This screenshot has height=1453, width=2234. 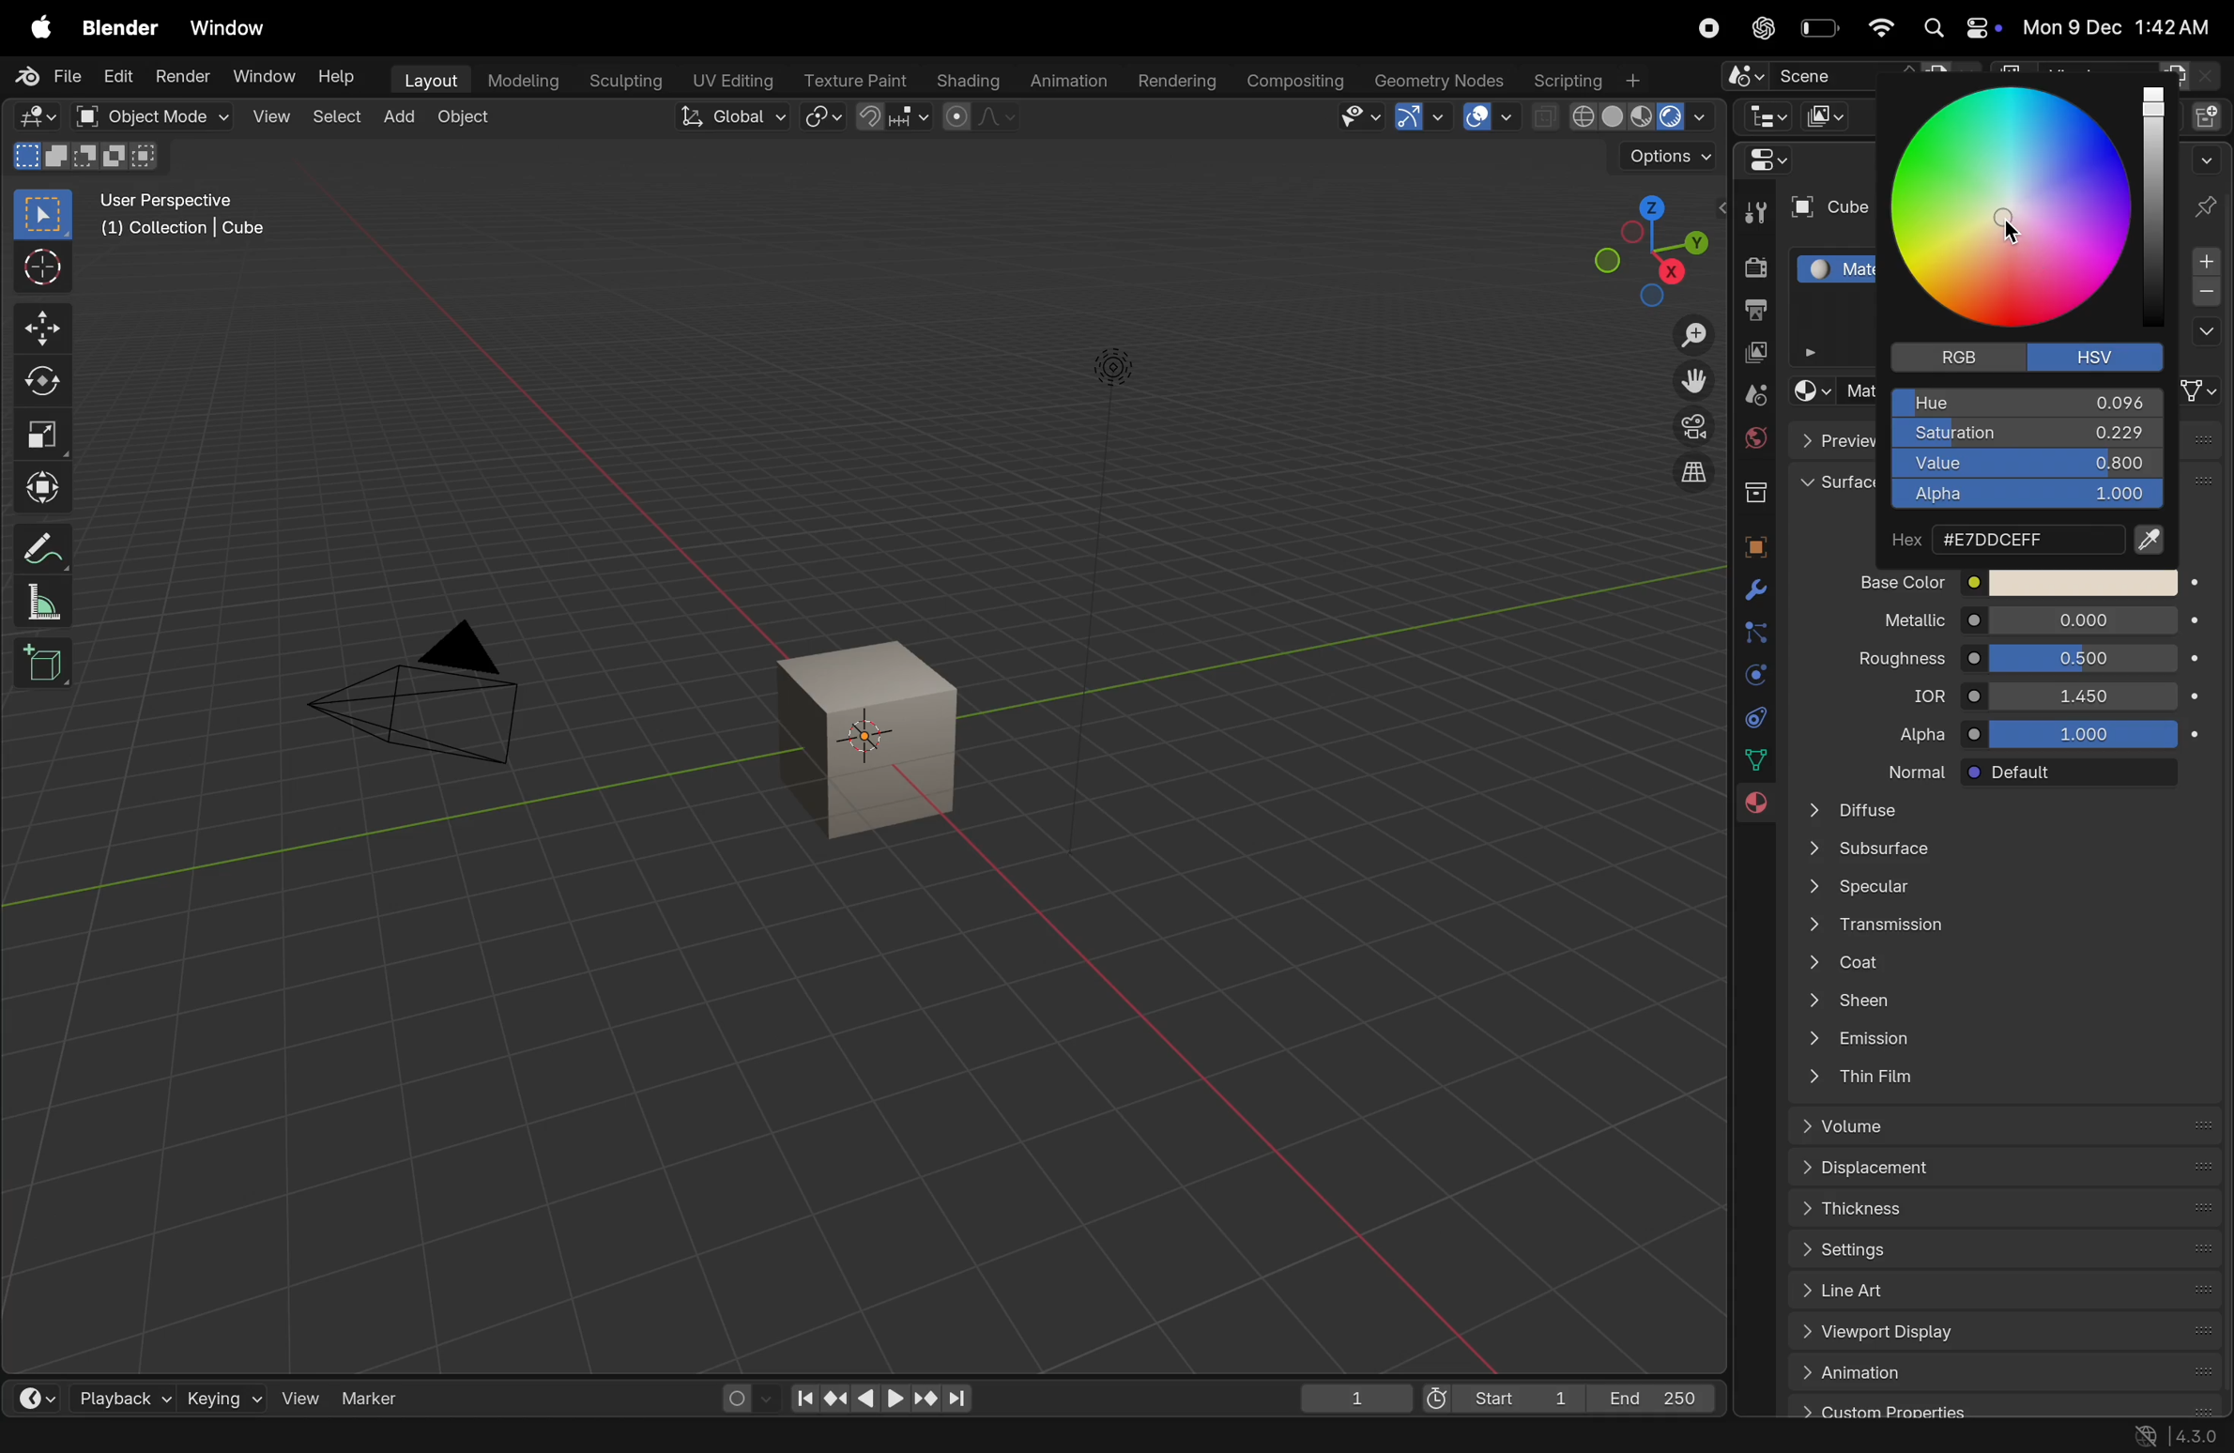 What do you see at coordinates (1817, 28) in the screenshot?
I see `battery` at bounding box center [1817, 28].